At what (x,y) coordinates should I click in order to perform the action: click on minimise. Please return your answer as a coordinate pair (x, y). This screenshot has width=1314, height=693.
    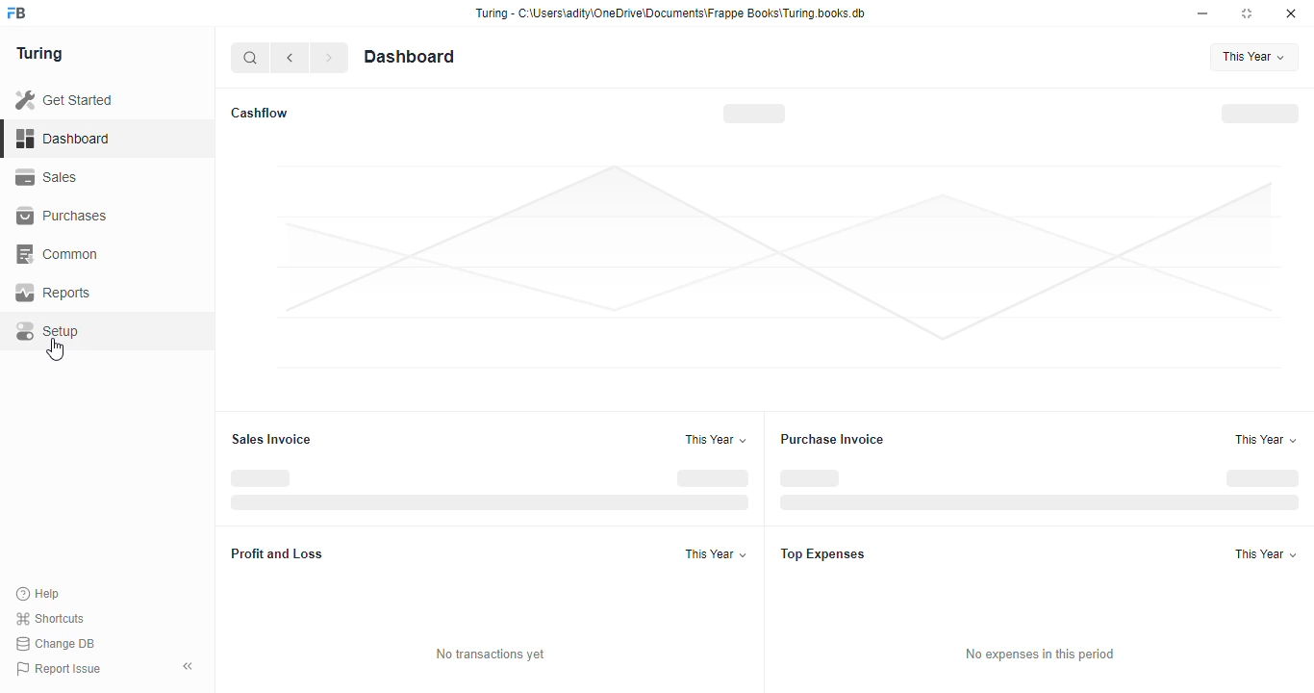
    Looking at the image, I should click on (1205, 13).